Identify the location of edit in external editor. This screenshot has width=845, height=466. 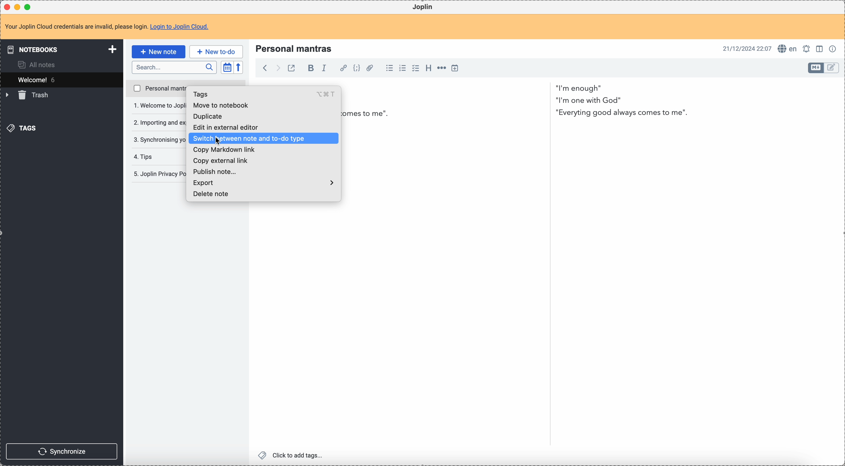
(229, 127).